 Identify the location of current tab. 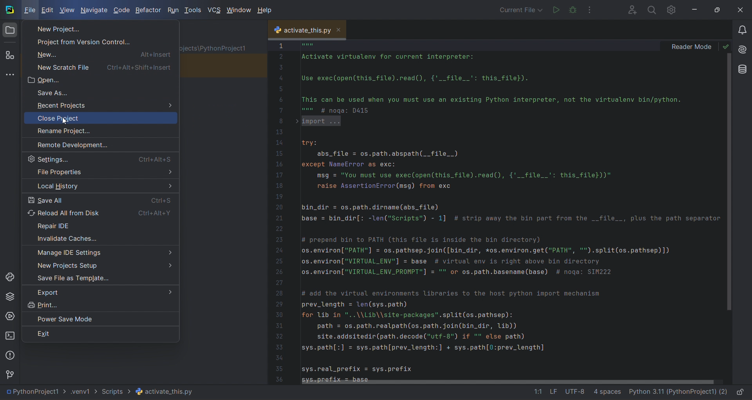
(297, 30).